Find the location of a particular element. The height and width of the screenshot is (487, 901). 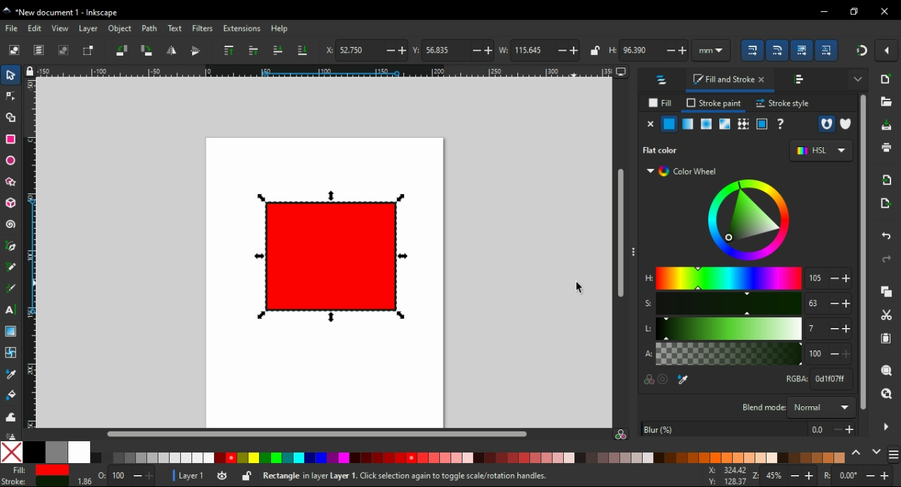

fill is located at coordinates (660, 103).